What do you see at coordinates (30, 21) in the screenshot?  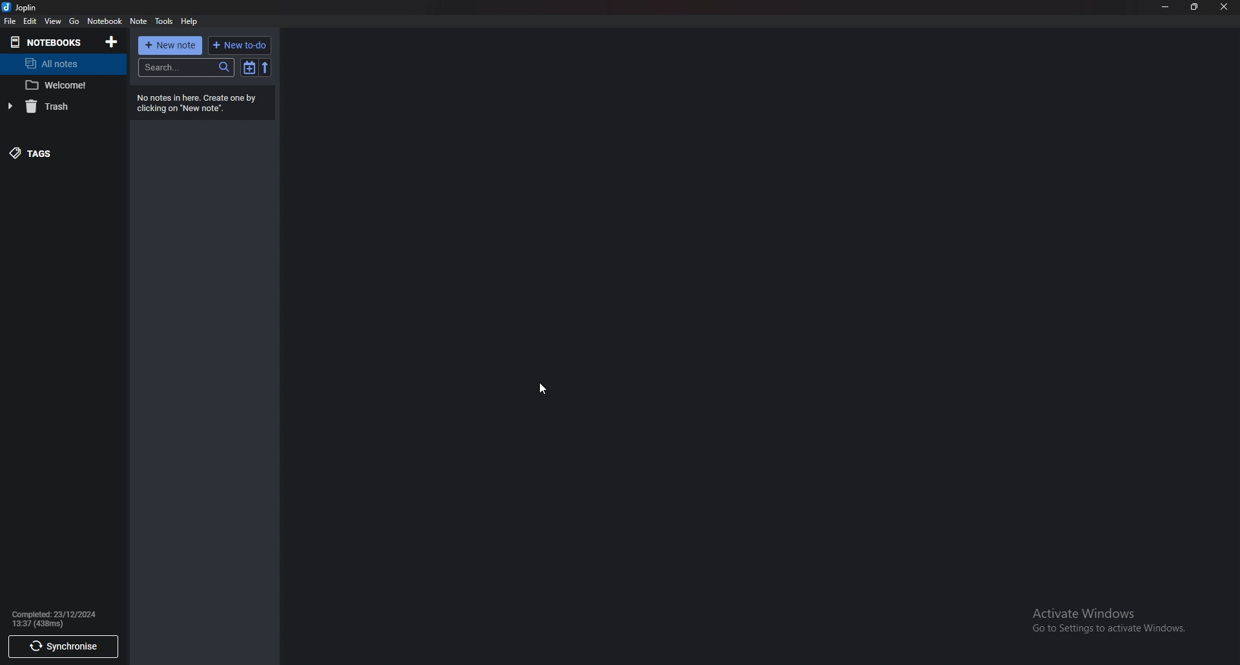 I see `Edit` at bounding box center [30, 21].